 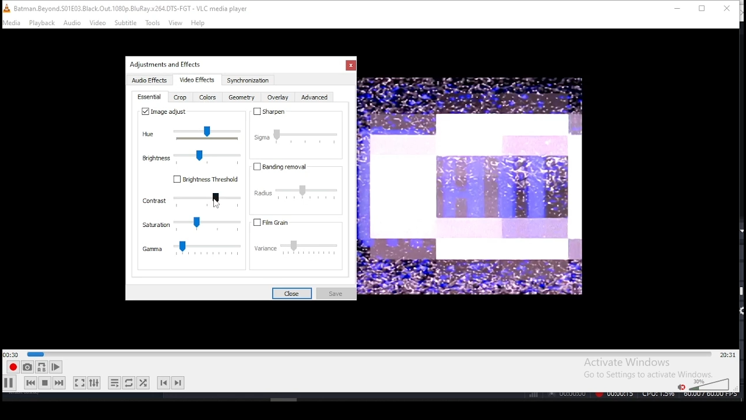 I want to click on radius settings slider, so click(x=299, y=192).